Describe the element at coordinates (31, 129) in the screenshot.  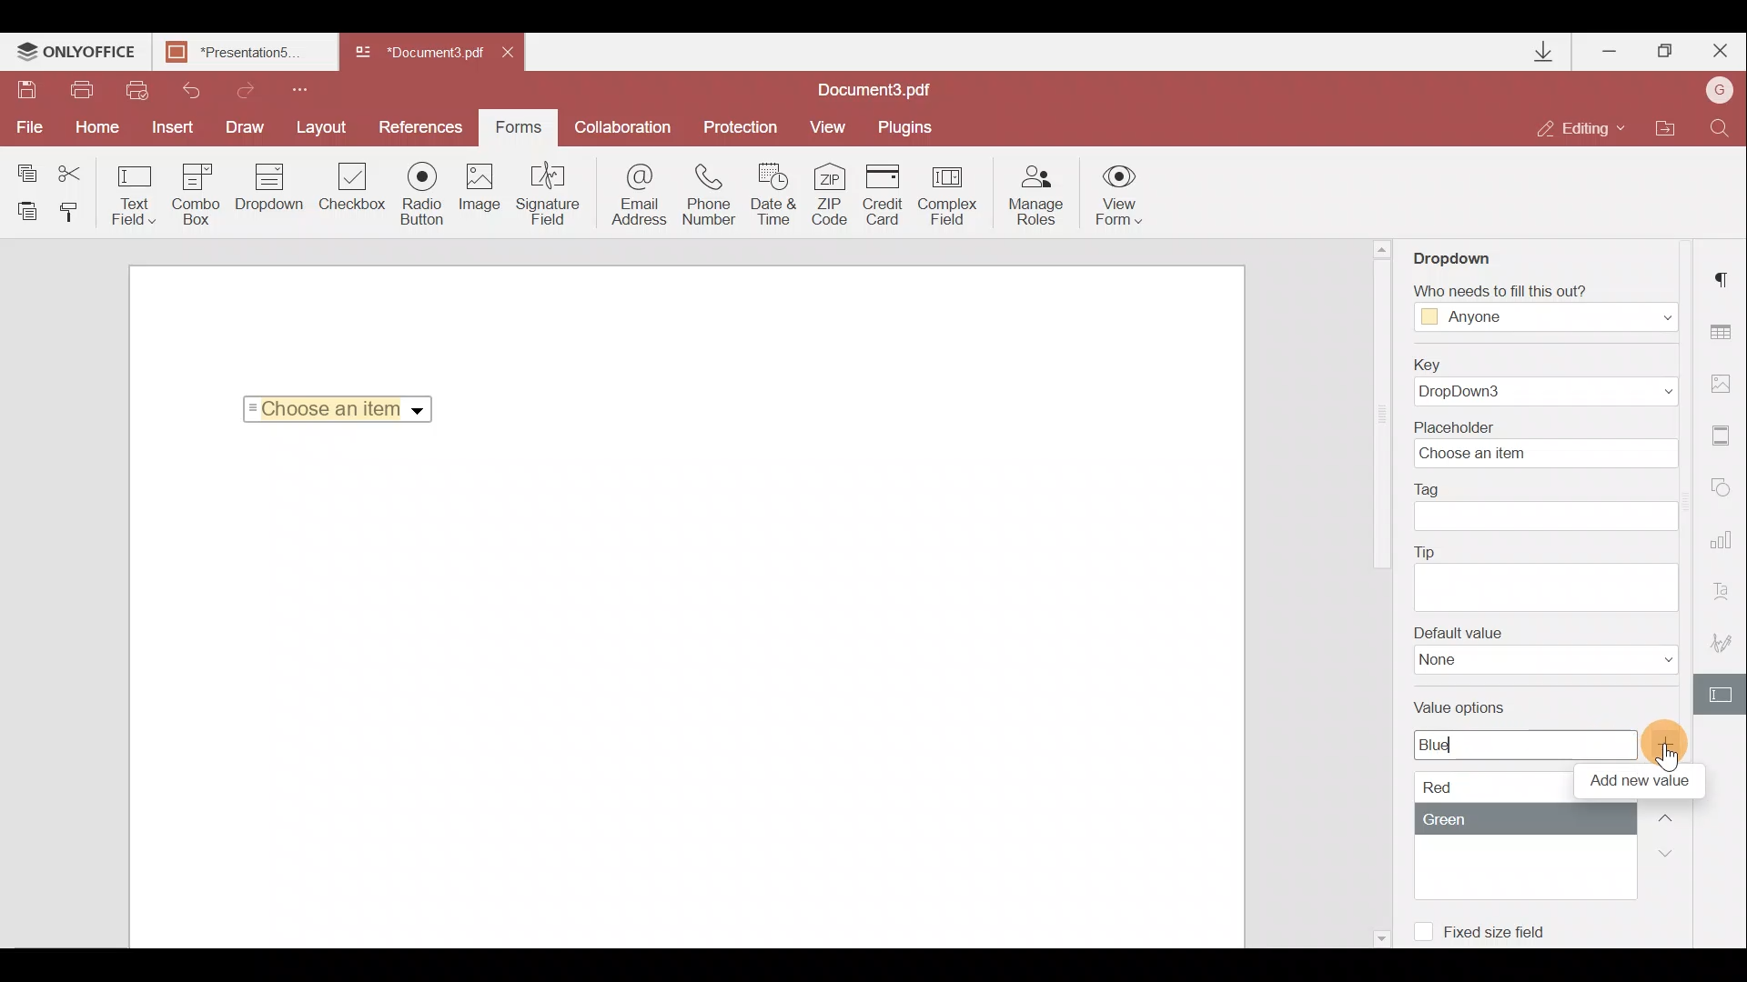
I see `File` at that location.